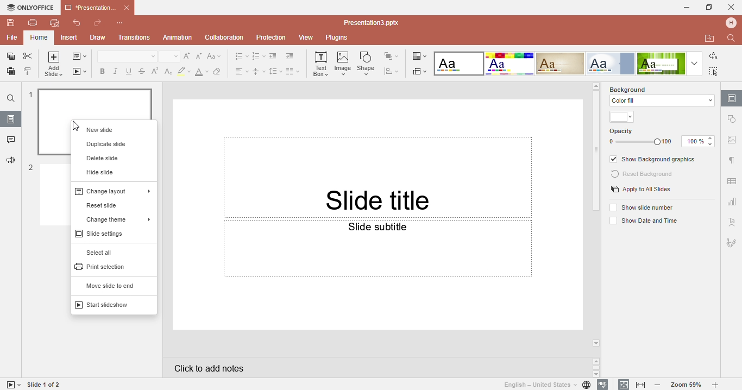  What do you see at coordinates (732, 22) in the screenshot?
I see `Profile name` at bounding box center [732, 22].